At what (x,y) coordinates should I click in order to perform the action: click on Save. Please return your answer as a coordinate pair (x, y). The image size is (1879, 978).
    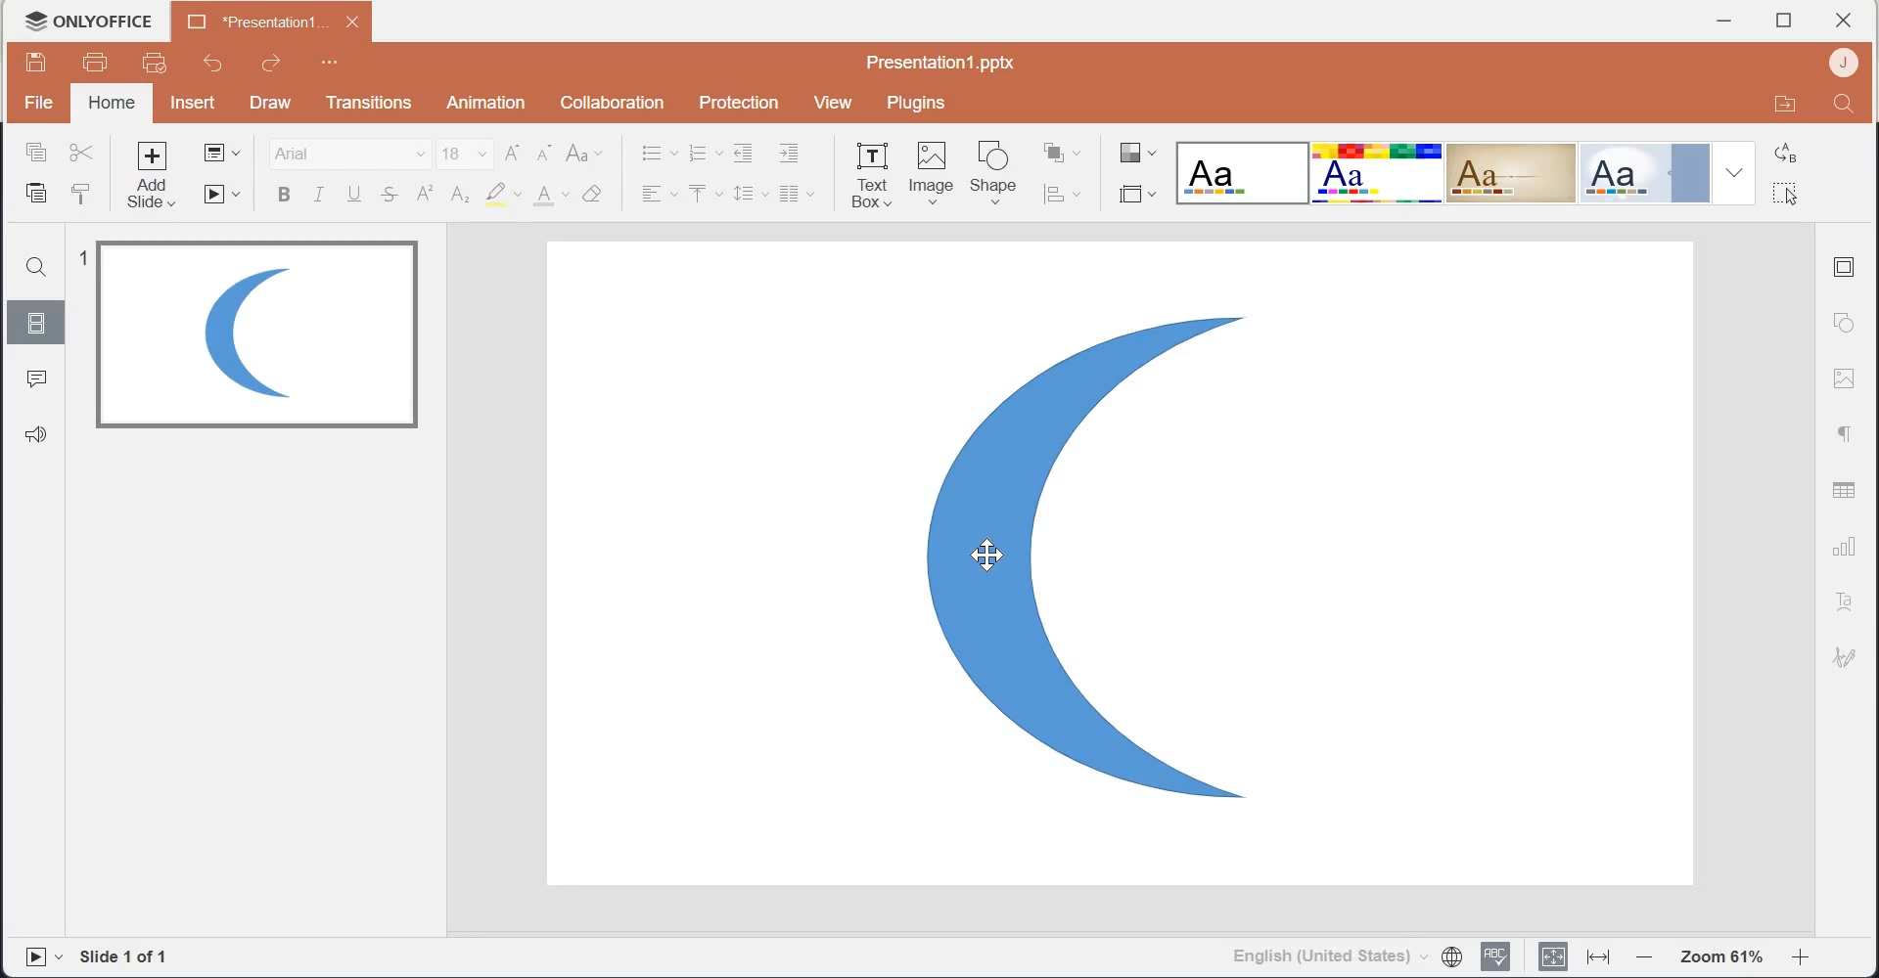
    Looking at the image, I should click on (40, 62).